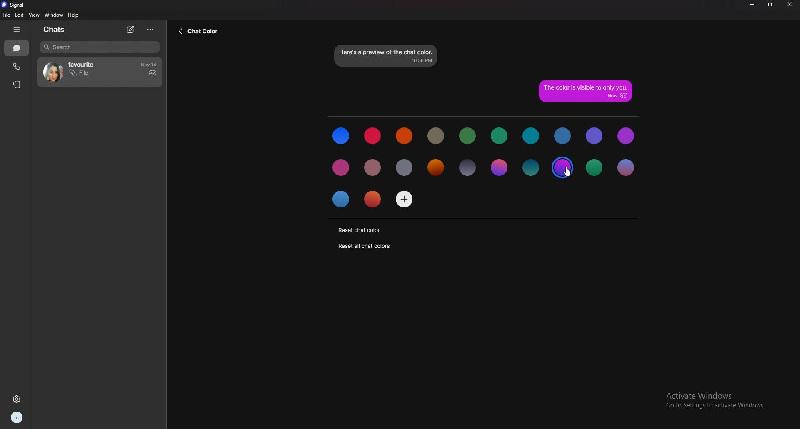 The image size is (800, 429). Describe the element at coordinates (373, 169) in the screenshot. I see `color` at that location.